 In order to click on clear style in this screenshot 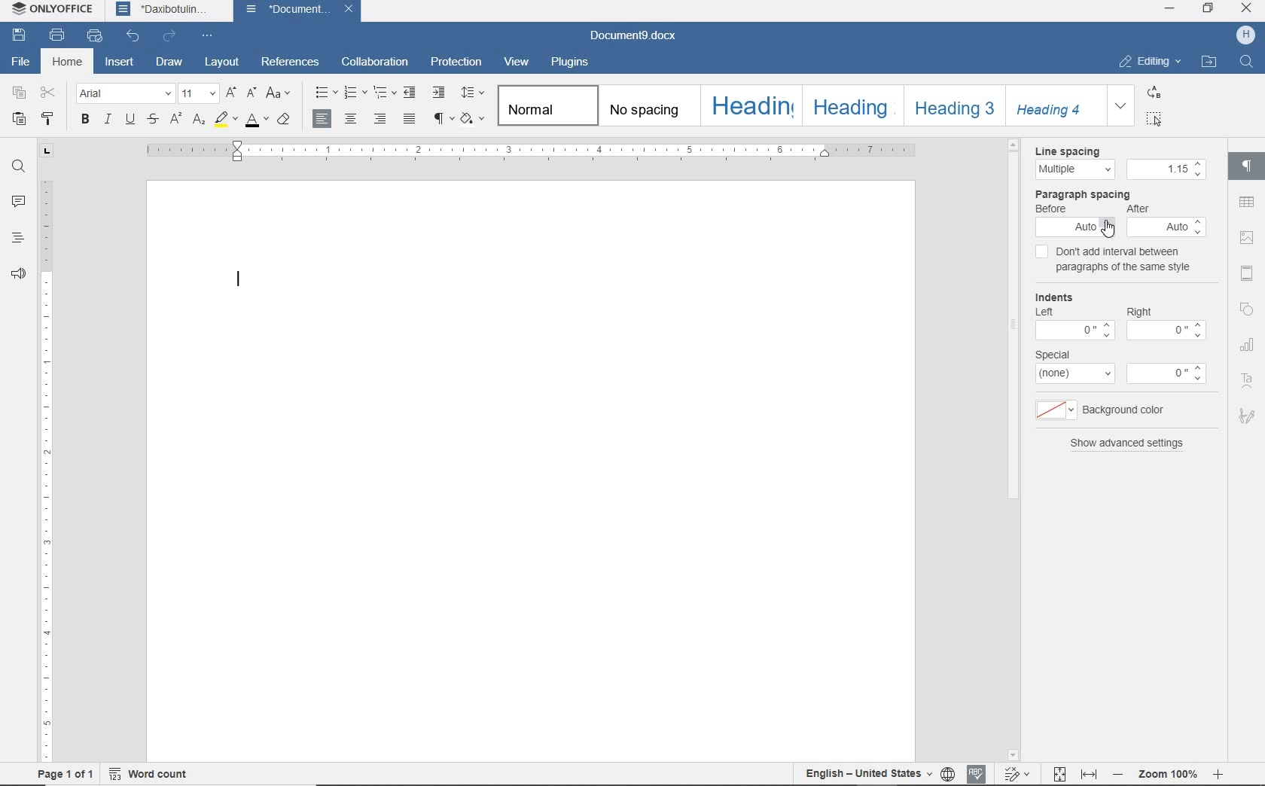, I will do `click(285, 120)`.